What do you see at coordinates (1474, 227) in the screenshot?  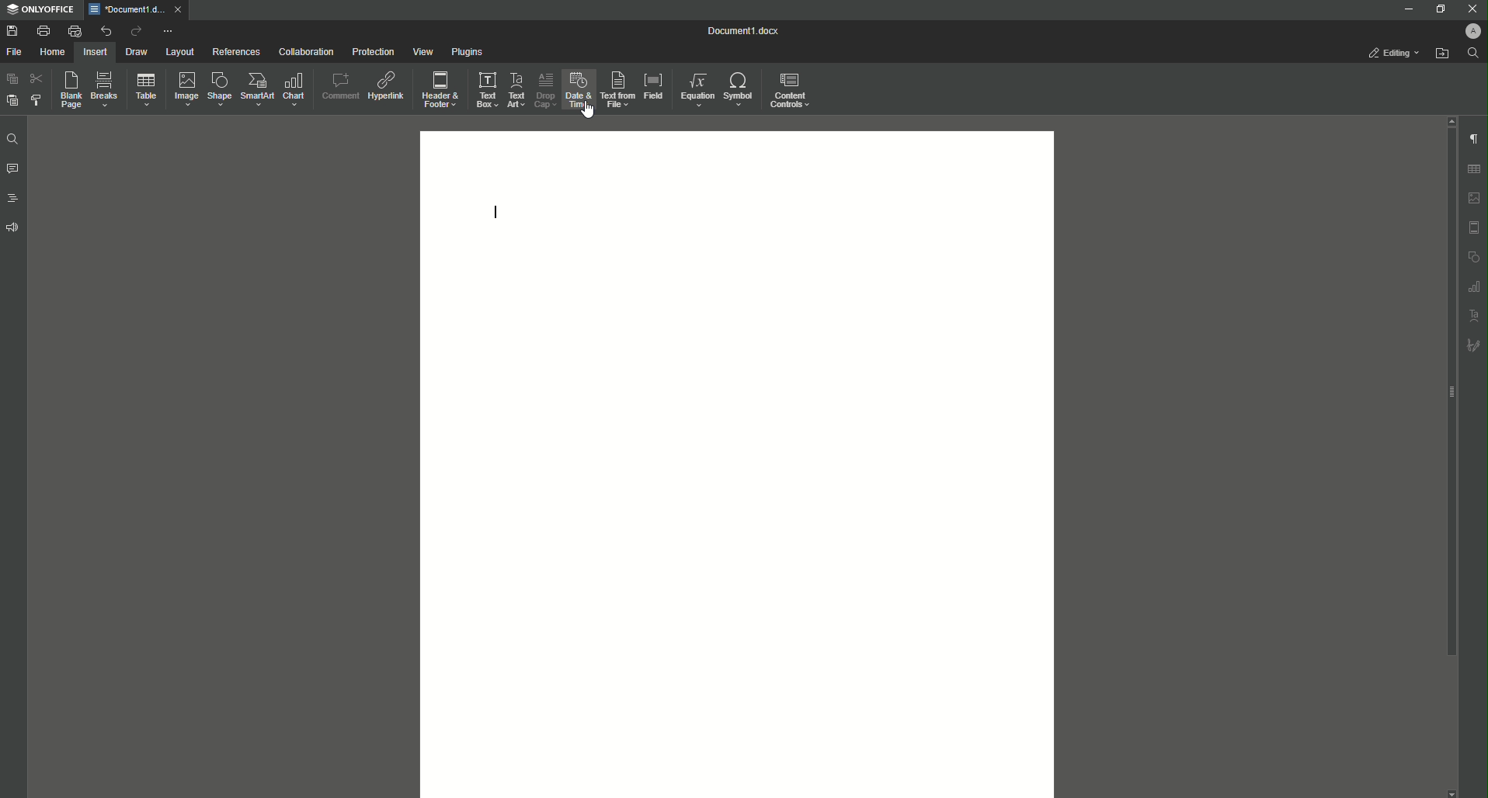 I see `header and footer settings` at bounding box center [1474, 227].